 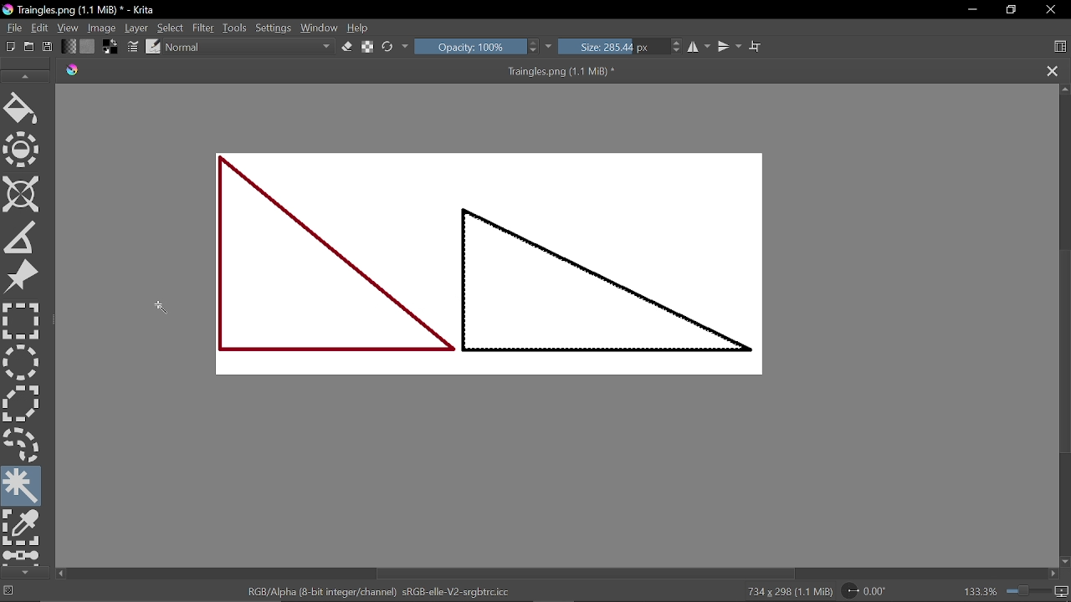 I want to click on Restore down, so click(x=1011, y=9).